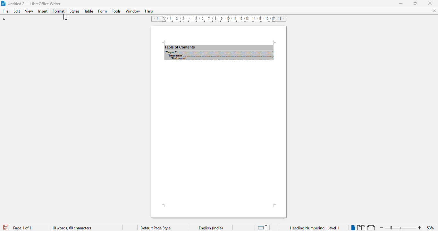 The height and width of the screenshot is (231, 438). What do you see at coordinates (401, 3) in the screenshot?
I see `minimize` at bounding box center [401, 3].